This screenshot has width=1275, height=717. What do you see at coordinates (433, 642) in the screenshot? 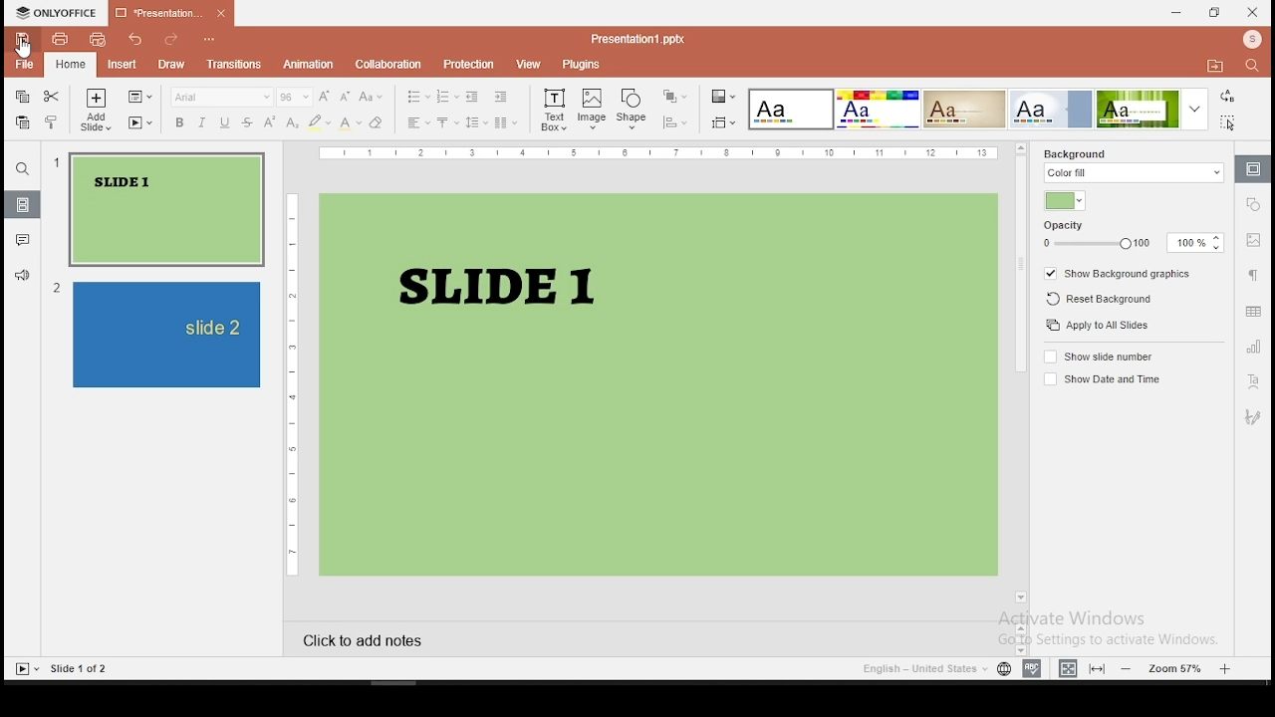
I see `click to add notes` at bounding box center [433, 642].